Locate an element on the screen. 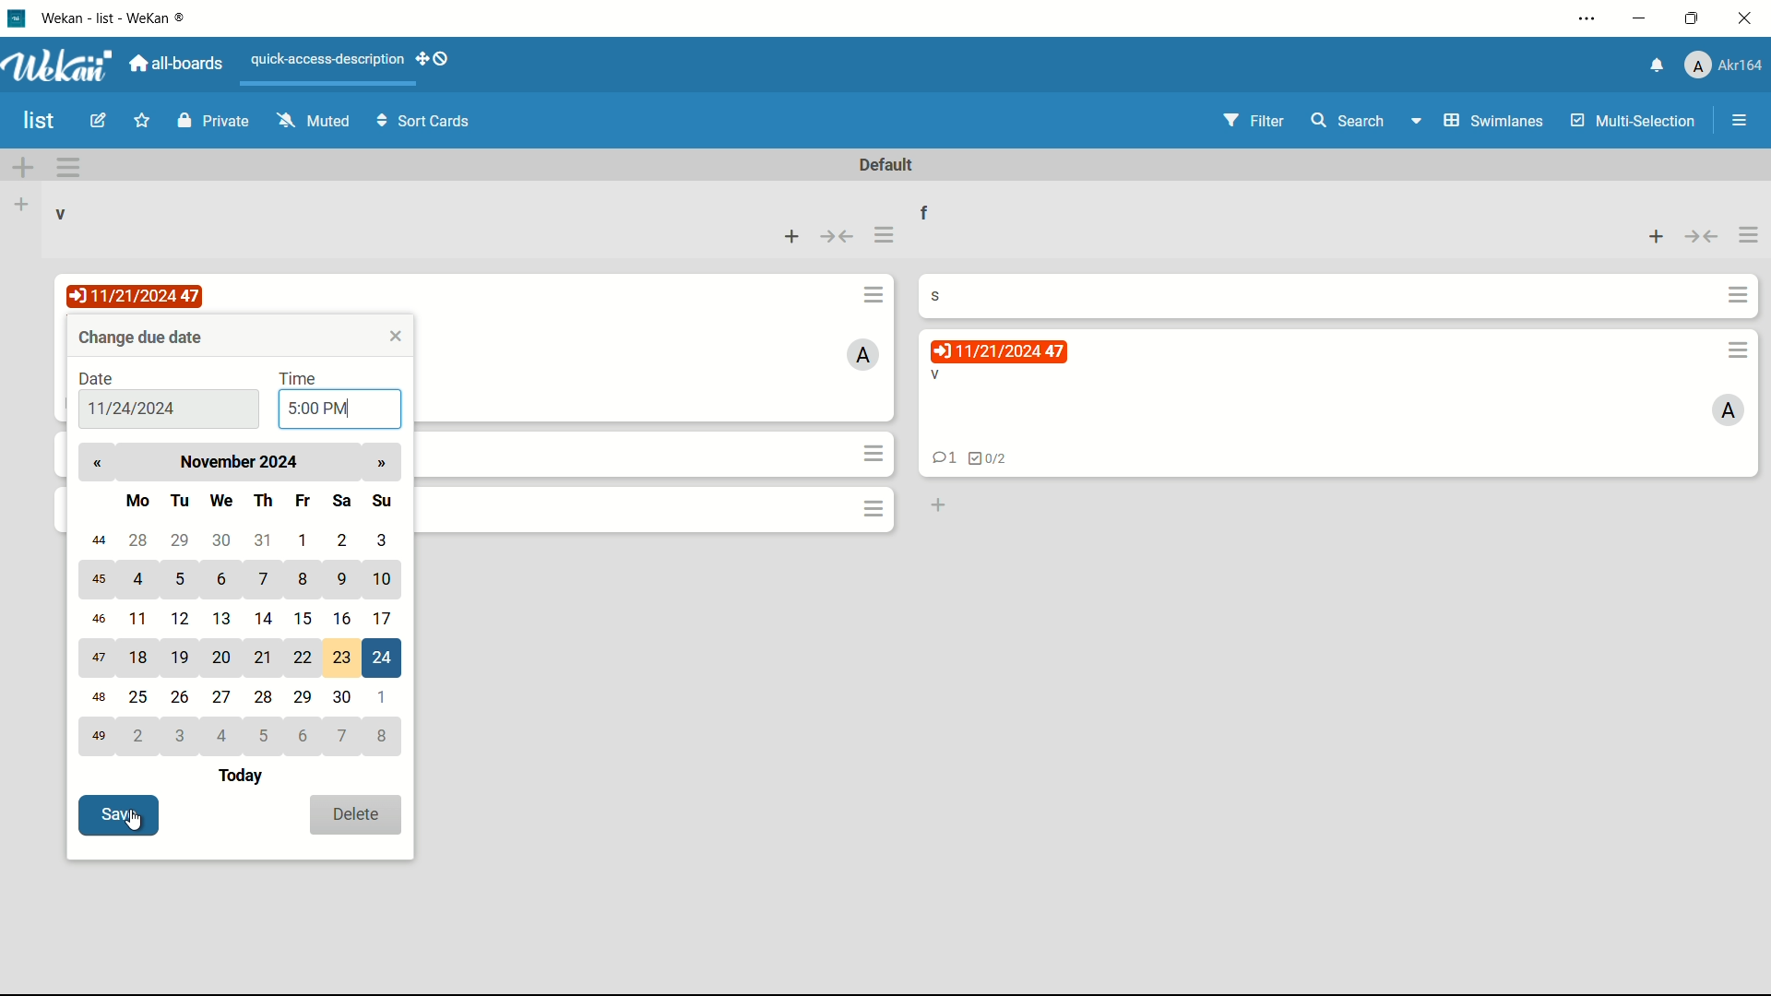  27 is located at coordinates (225, 695).